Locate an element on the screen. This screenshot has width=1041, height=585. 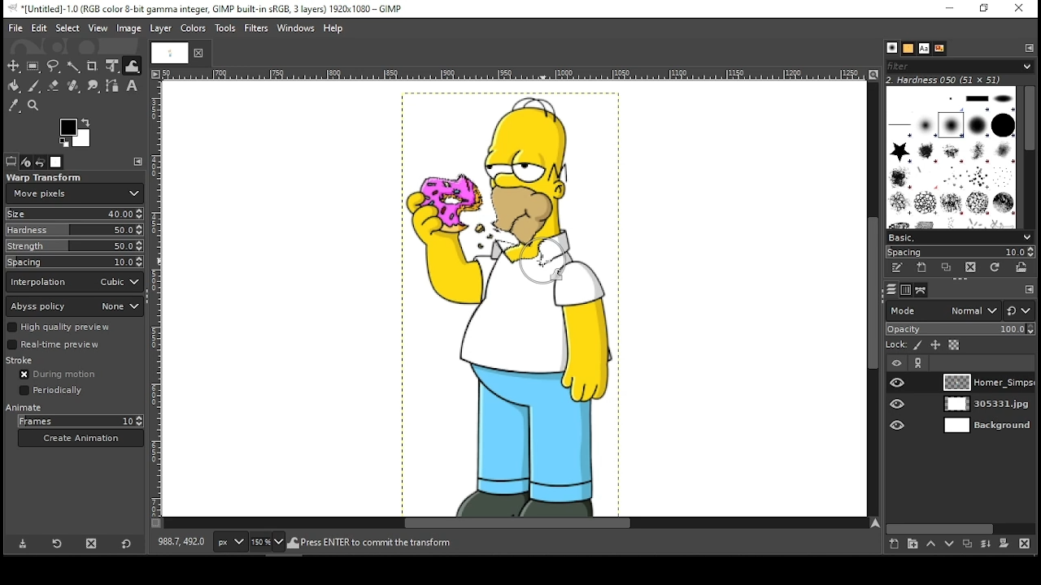
animate is located at coordinates (25, 409).